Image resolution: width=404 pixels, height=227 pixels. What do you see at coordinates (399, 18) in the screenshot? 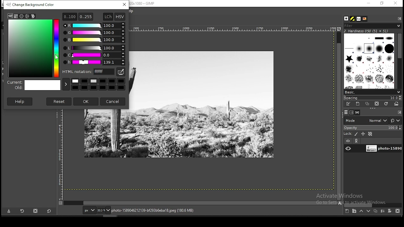
I see `configure this pane` at bounding box center [399, 18].